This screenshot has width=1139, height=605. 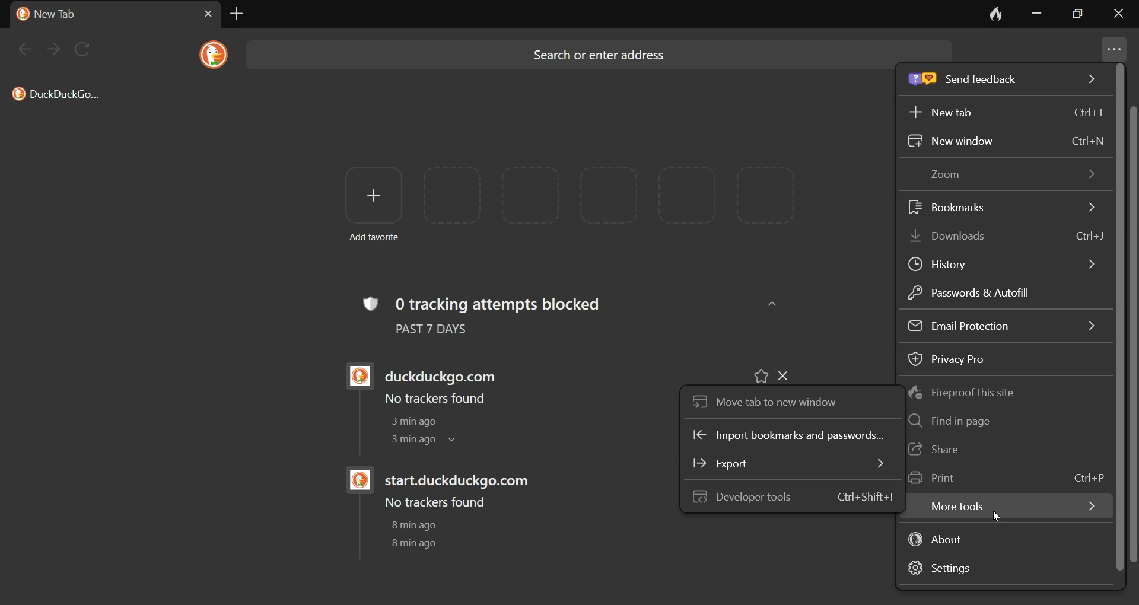 I want to click on duckduck go logo, so click(x=357, y=481).